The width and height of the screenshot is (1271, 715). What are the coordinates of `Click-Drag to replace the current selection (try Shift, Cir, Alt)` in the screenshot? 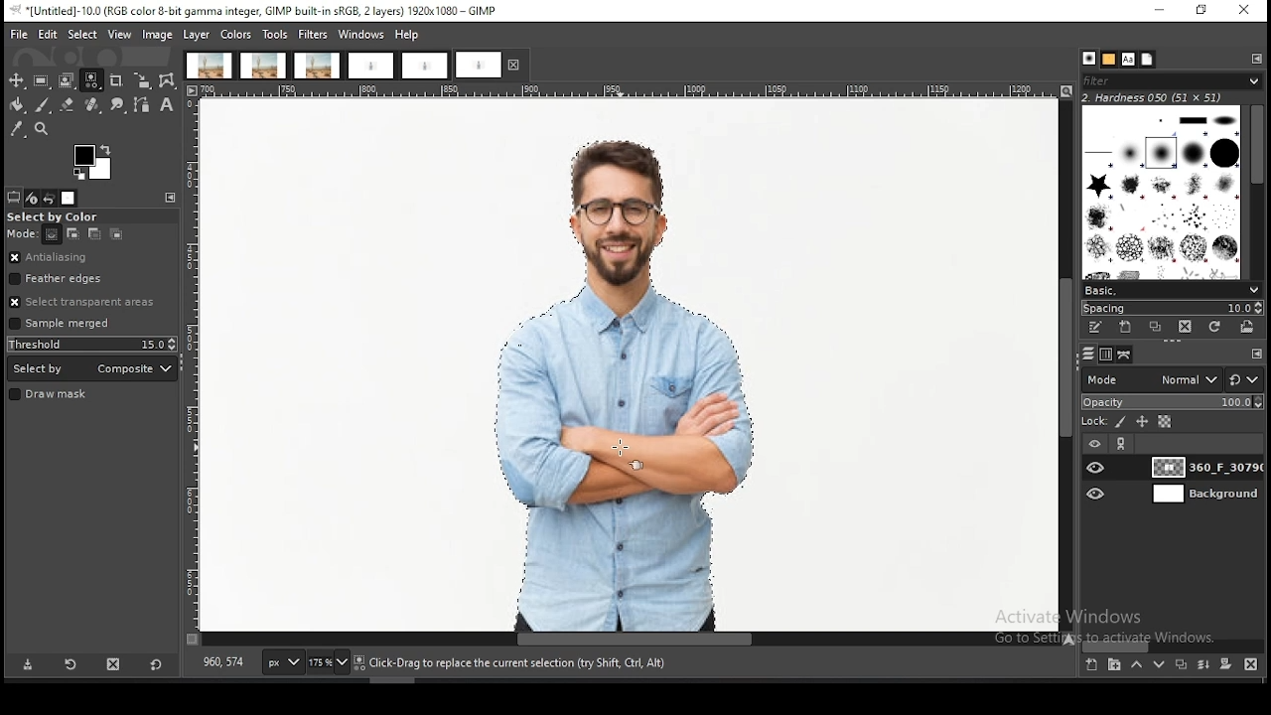 It's located at (514, 663).